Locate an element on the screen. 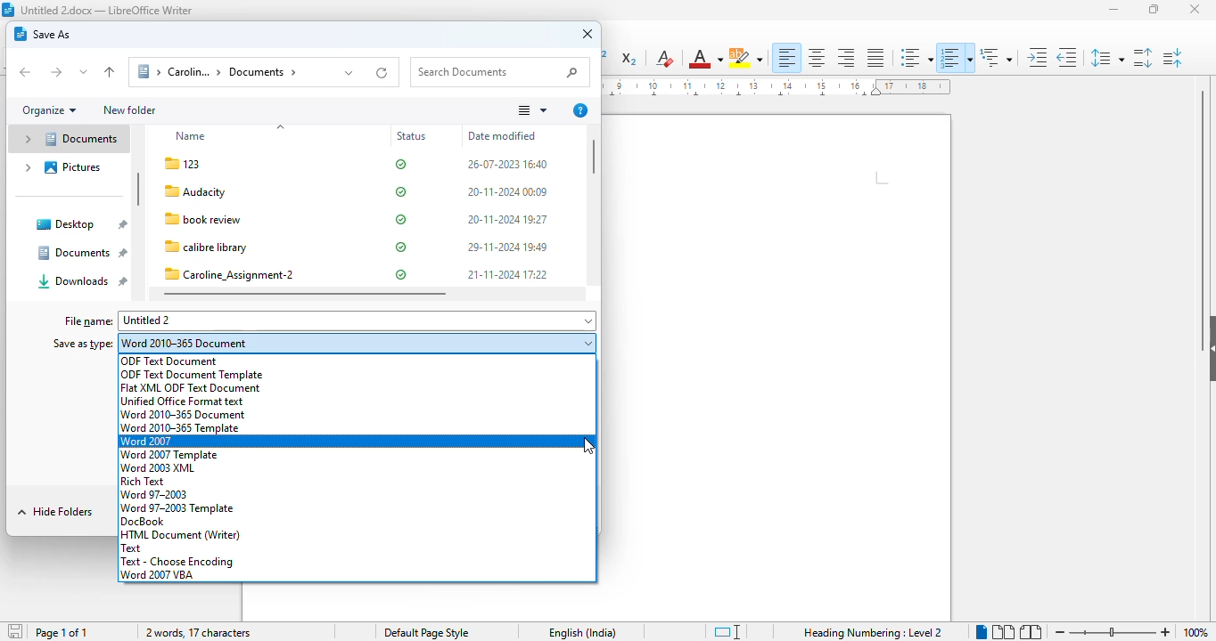 Image resolution: width=1216 pixels, height=641 pixels. save as is located at coordinates (43, 34).